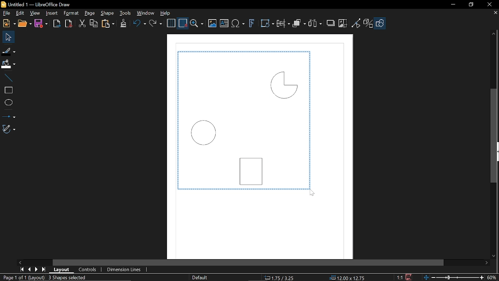 The height and width of the screenshot is (281, 499). I want to click on Zoom, so click(492, 277).